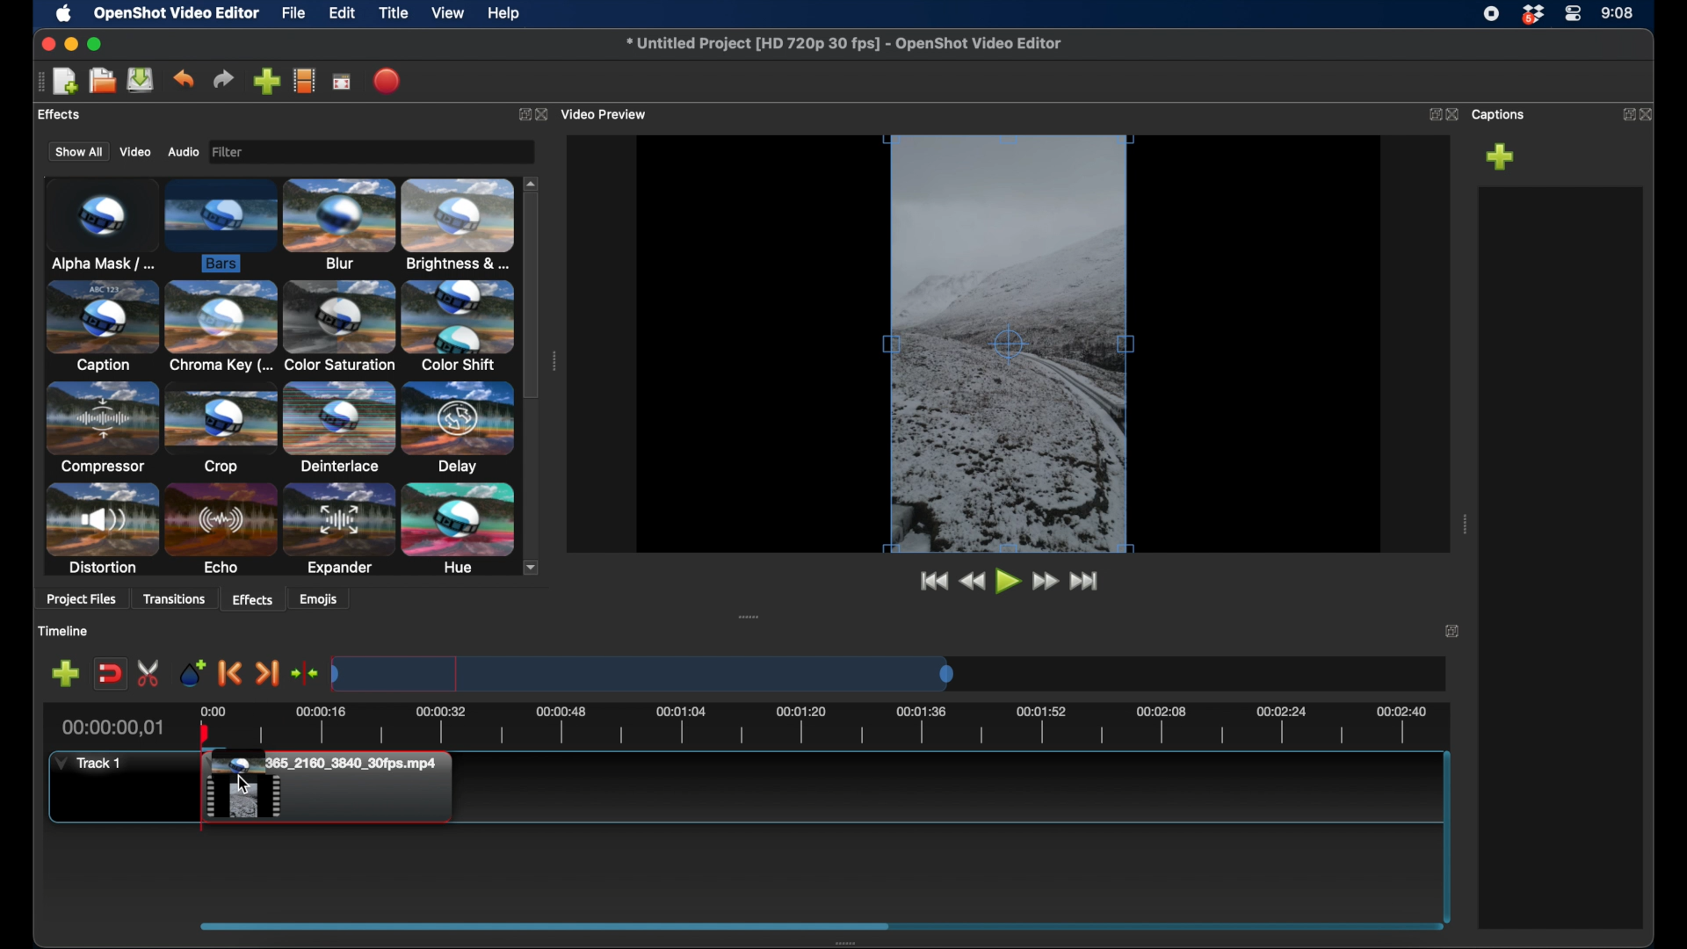 Image resolution: width=1687 pixels, height=949 pixels. What do you see at coordinates (111, 728) in the screenshot?
I see `current time indicator` at bounding box center [111, 728].